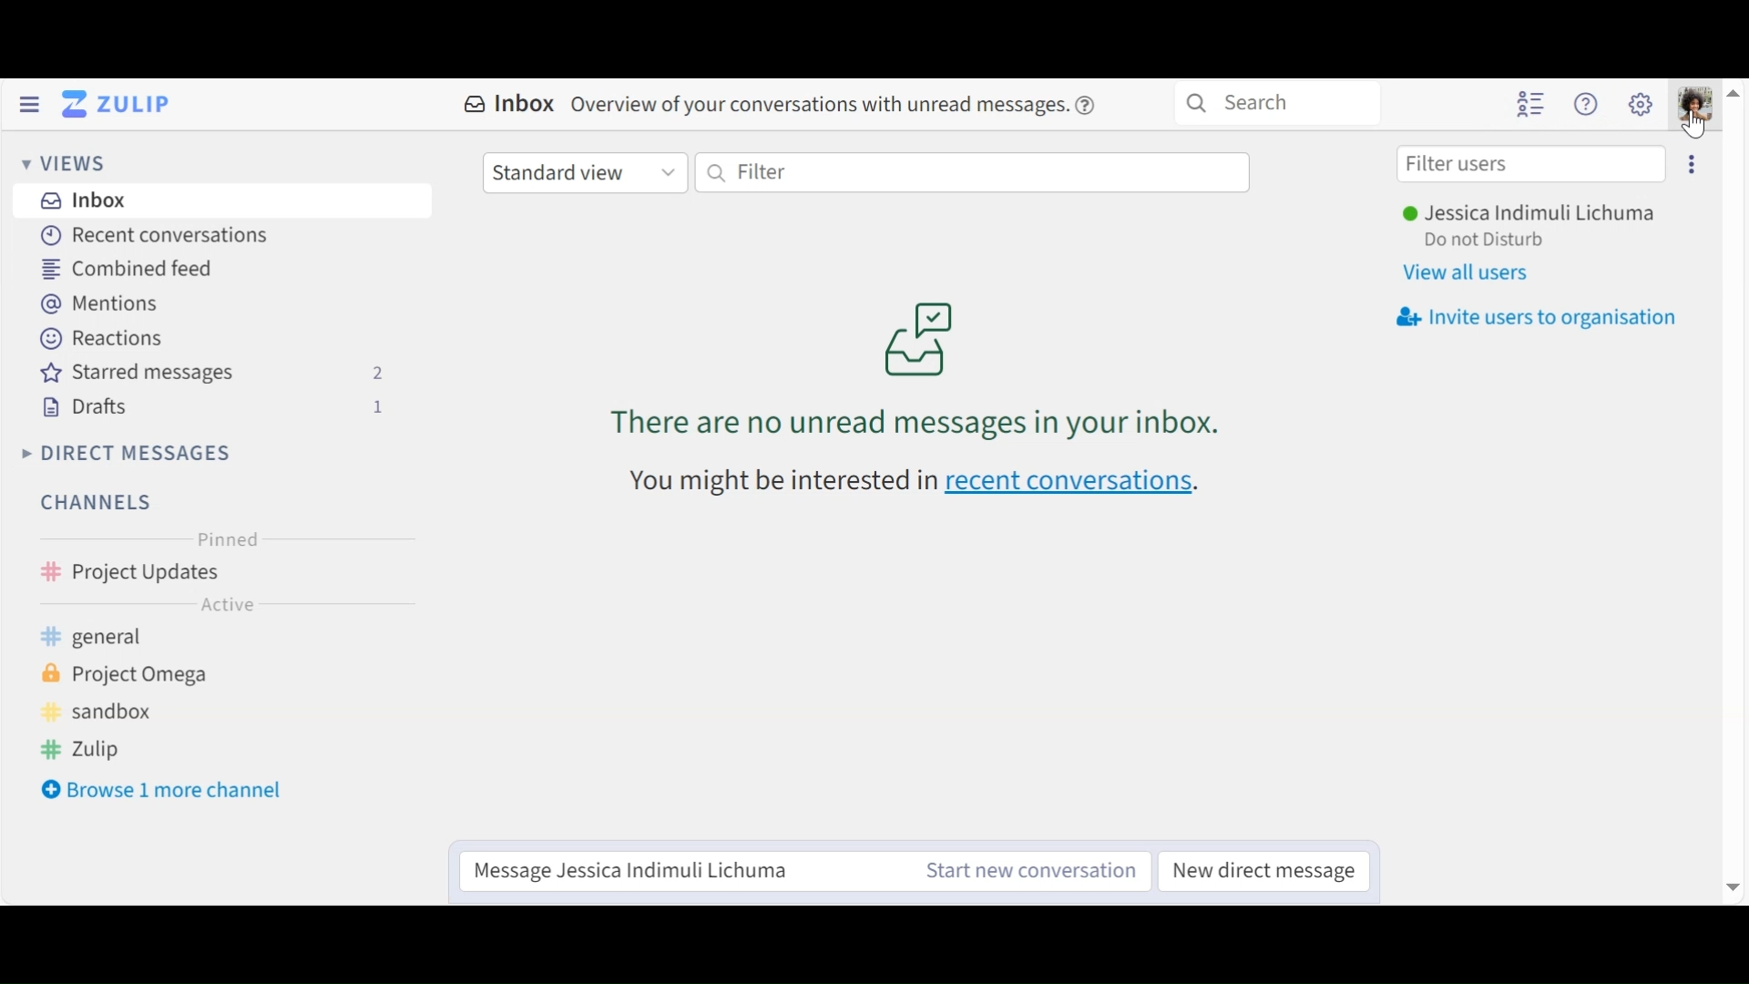 This screenshot has width=1749, height=984. Describe the element at coordinates (1026, 873) in the screenshot. I see `Start new conversation` at that location.